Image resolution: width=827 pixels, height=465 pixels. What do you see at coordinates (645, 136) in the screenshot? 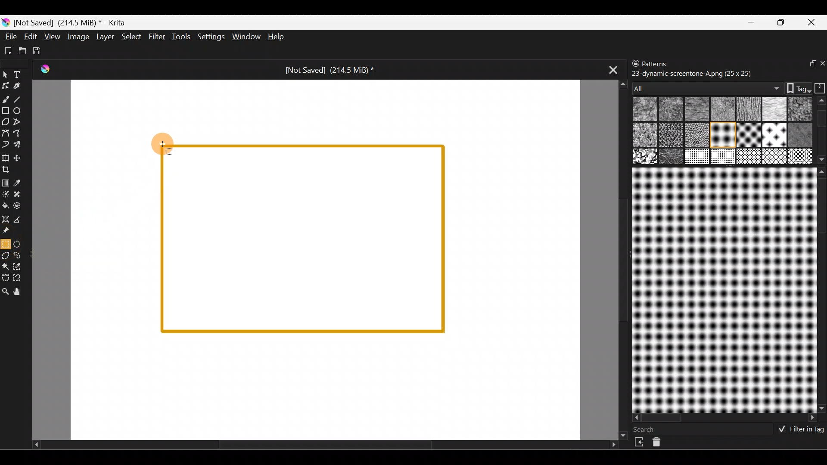
I see `08 Bump-relief.png` at bounding box center [645, 136].